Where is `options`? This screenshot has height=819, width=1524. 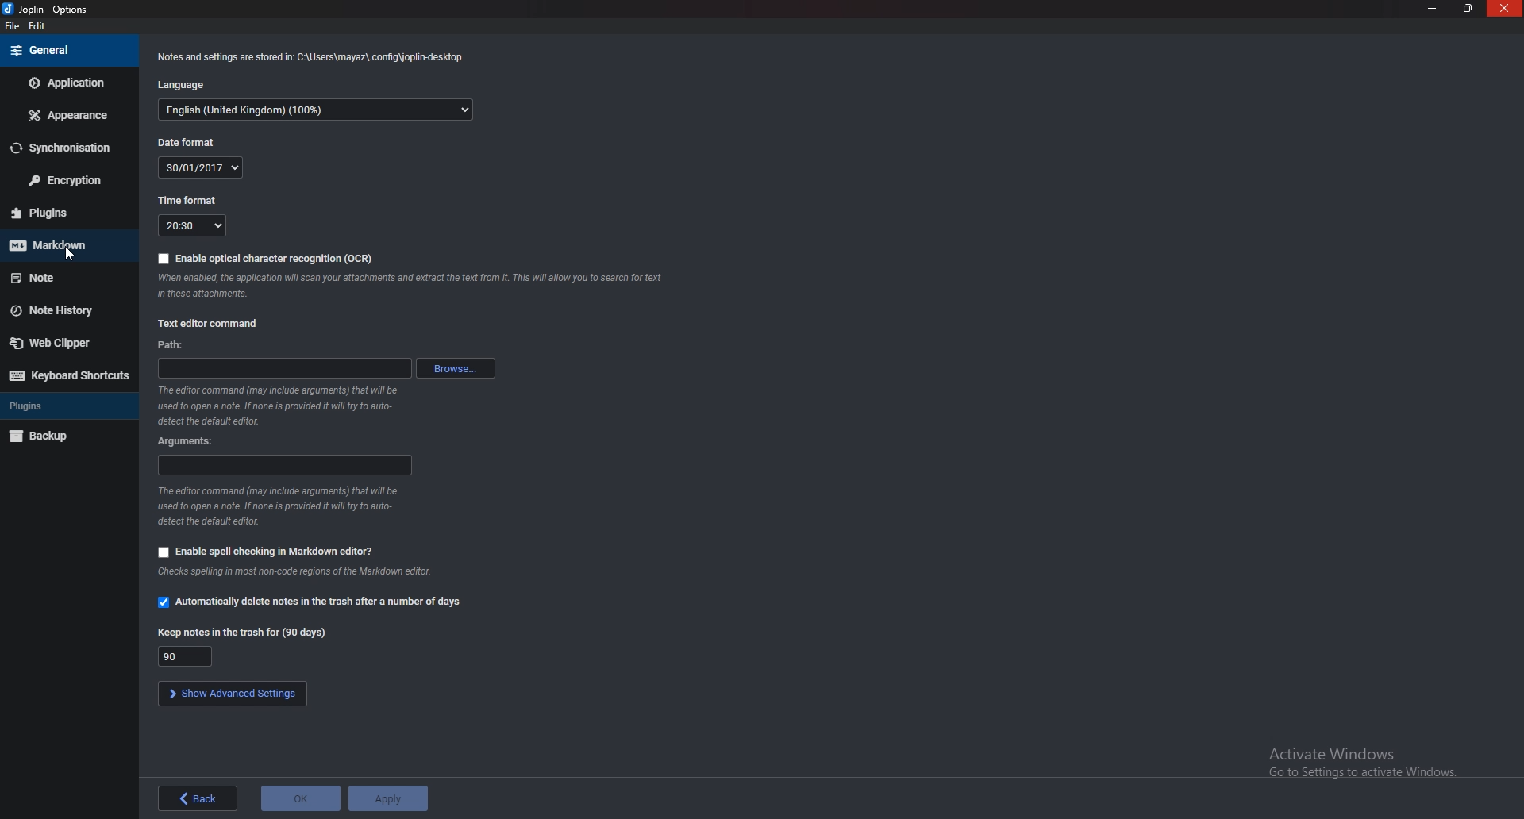
options is located at coordinates (53, 9).